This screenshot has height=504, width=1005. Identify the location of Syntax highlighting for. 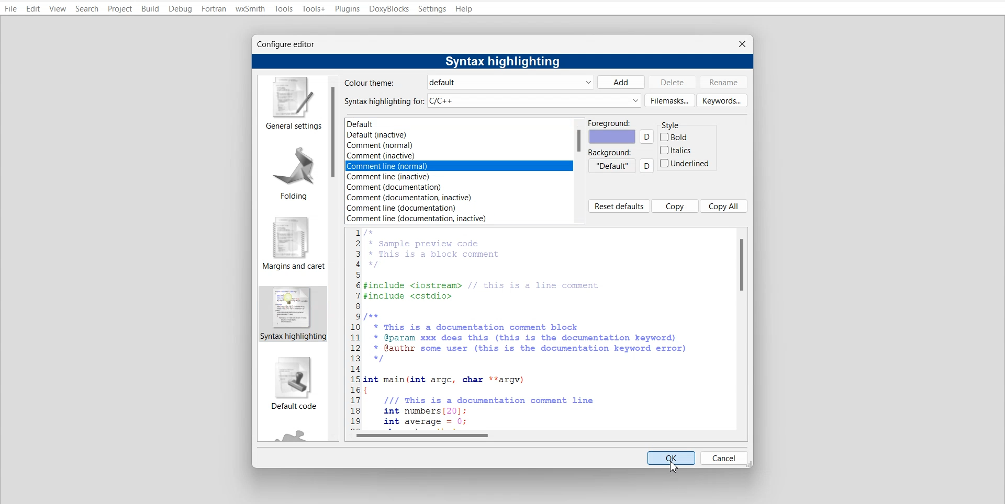
(492, 100).